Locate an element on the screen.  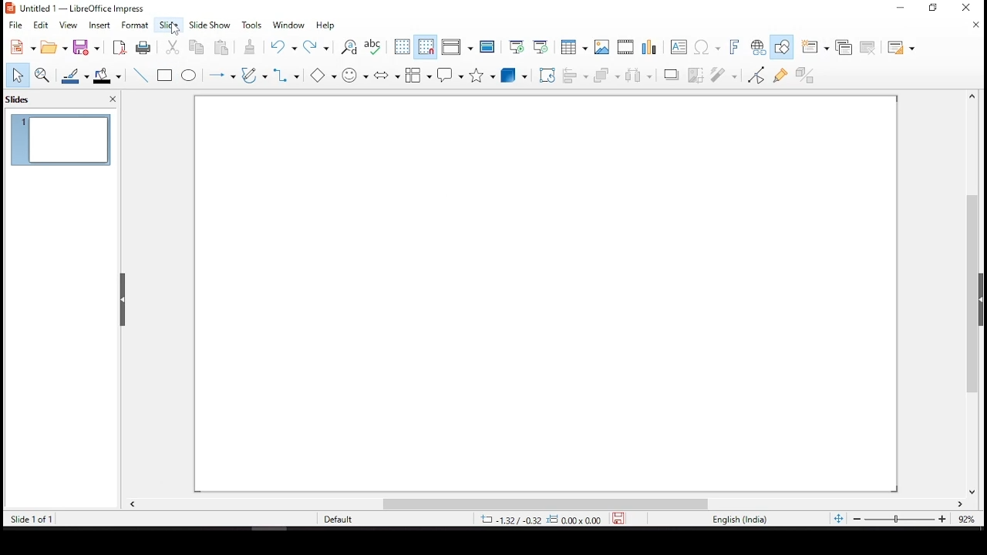
insert hyperlink is located at coordinates (759, 46).